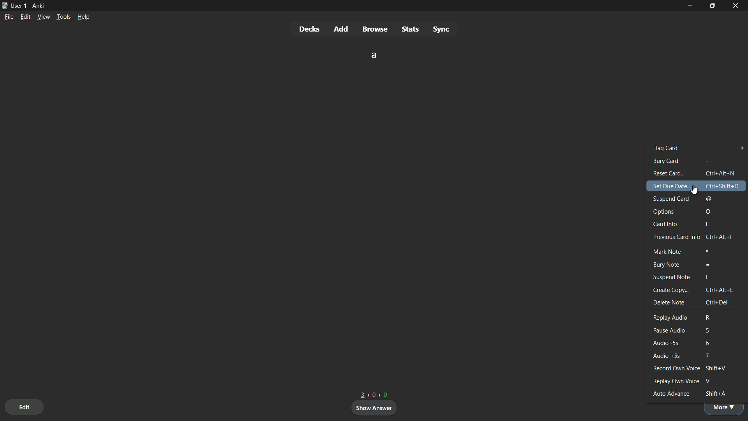 The height and width of the screenshot is (421, 748). I want to click on minimize, so click(691, 5).